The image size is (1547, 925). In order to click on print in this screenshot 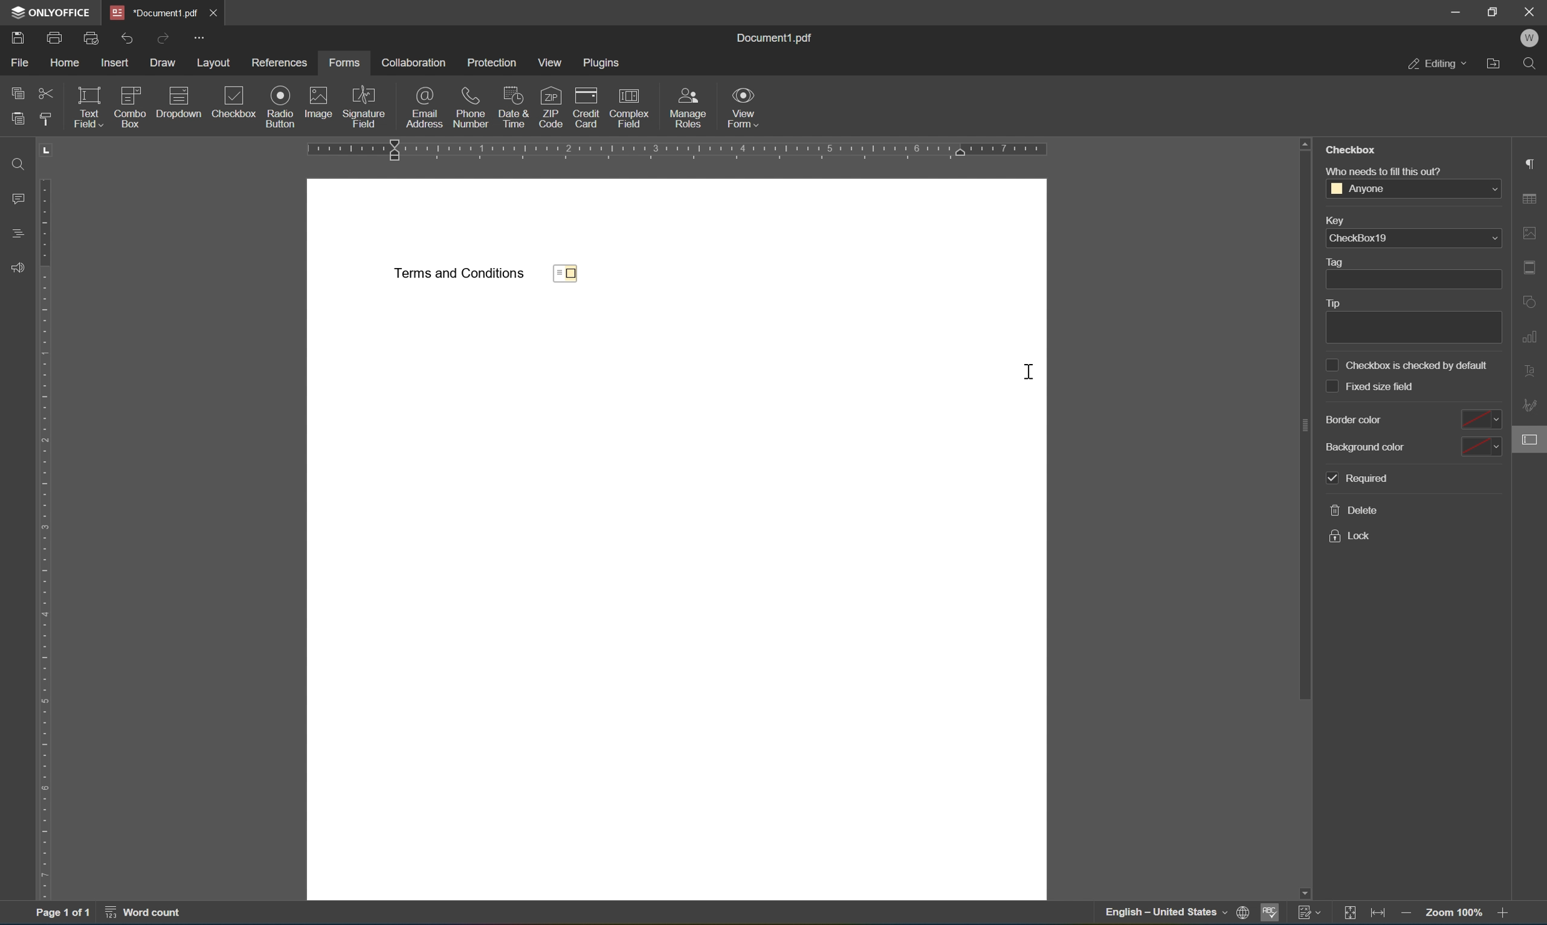, I will do `click(56, 38)`.